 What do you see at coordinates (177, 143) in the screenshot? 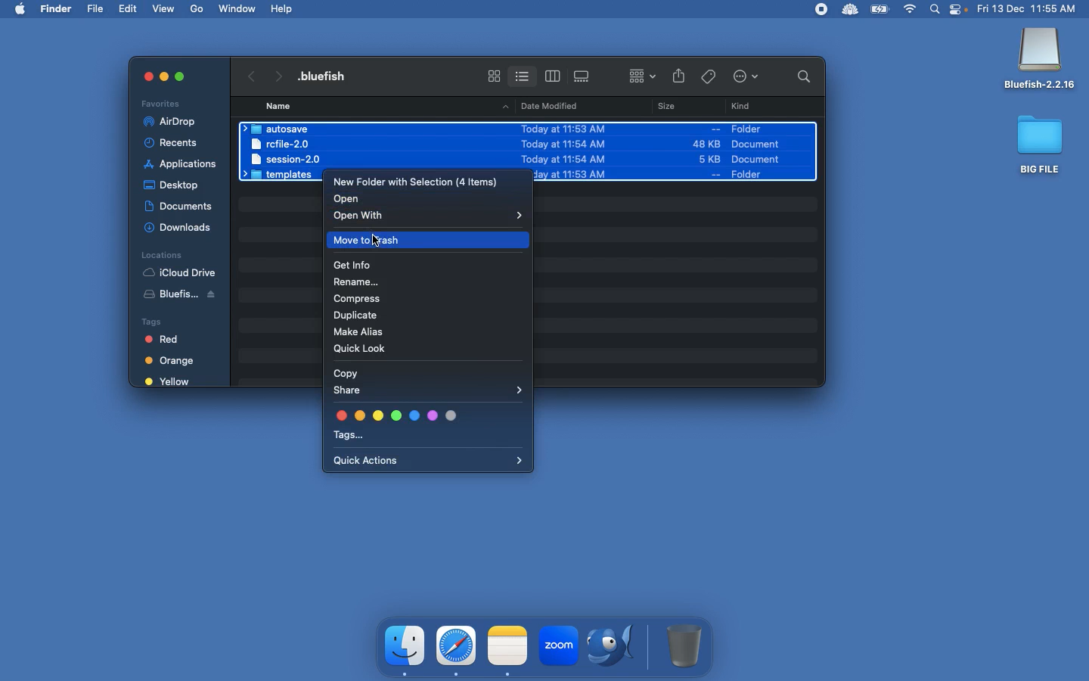
I see `recent` at bounding box center [177, 143].